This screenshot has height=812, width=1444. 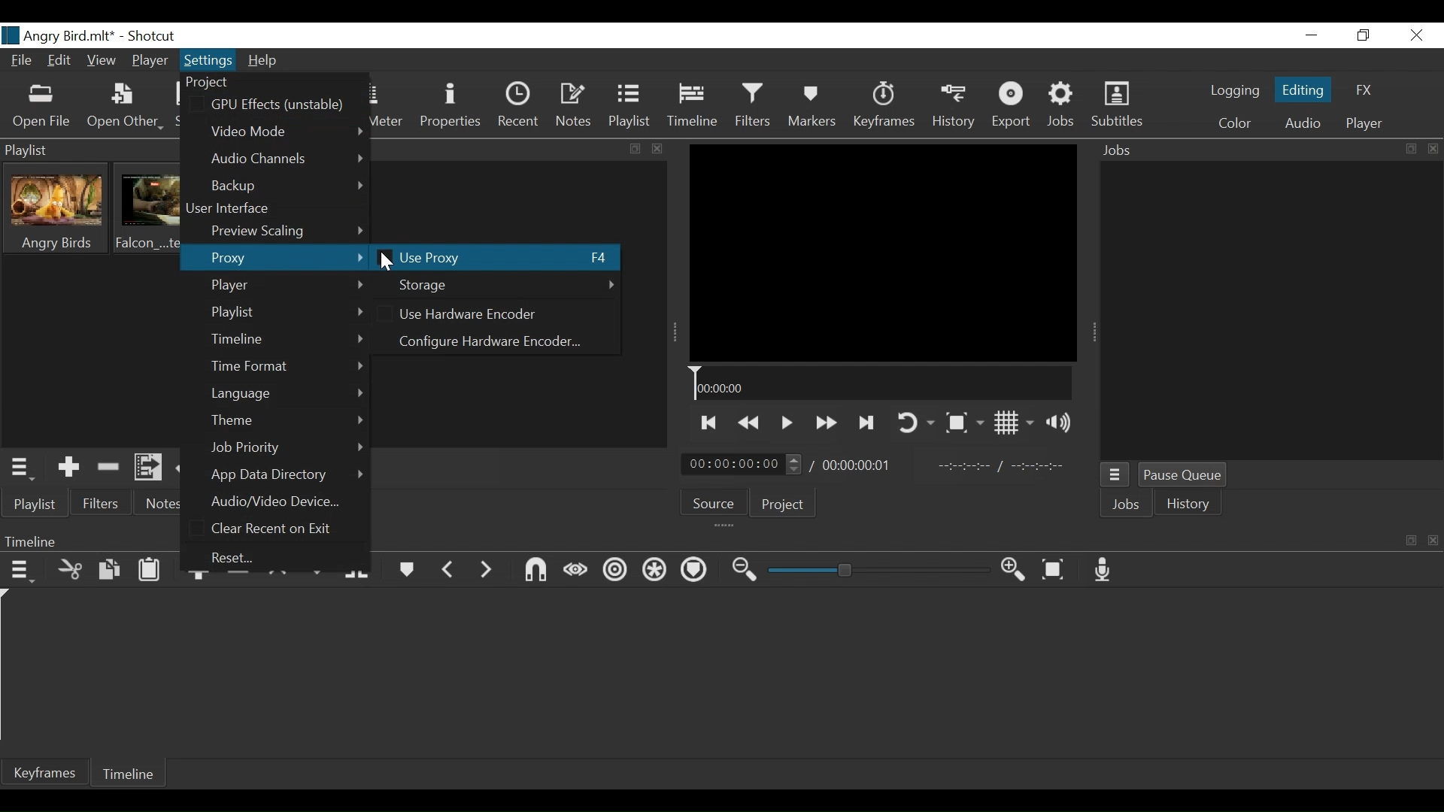 What do you see at coordinates (1362, 88) in the screenshot?
I see `FX` at bounding box center [1362, 88].